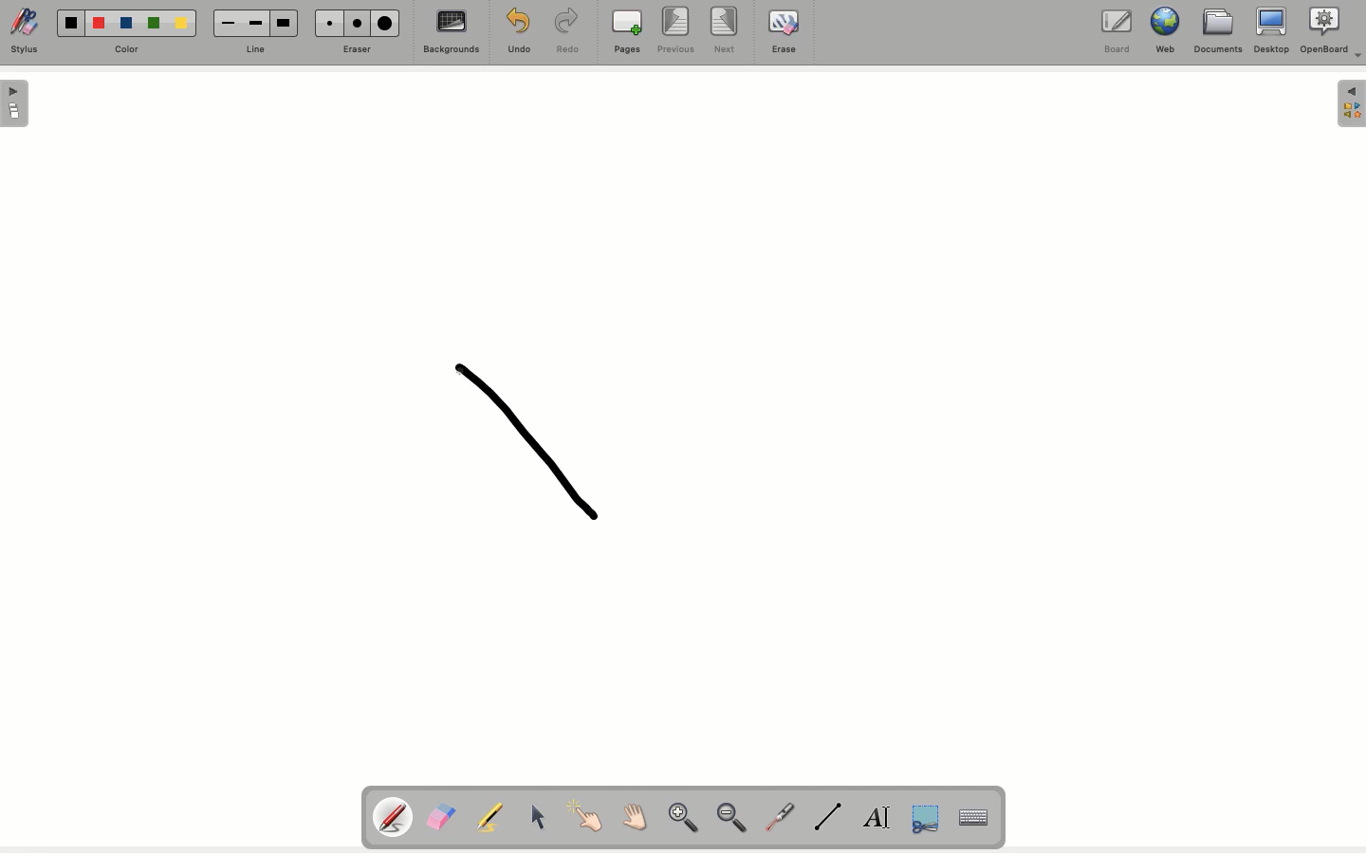 The width and height of the screenshot is (1366, 854). What do you see at coordinates (534, 449) in the screenshot?
I see `Shape draw` at bounding box center [534, 449].